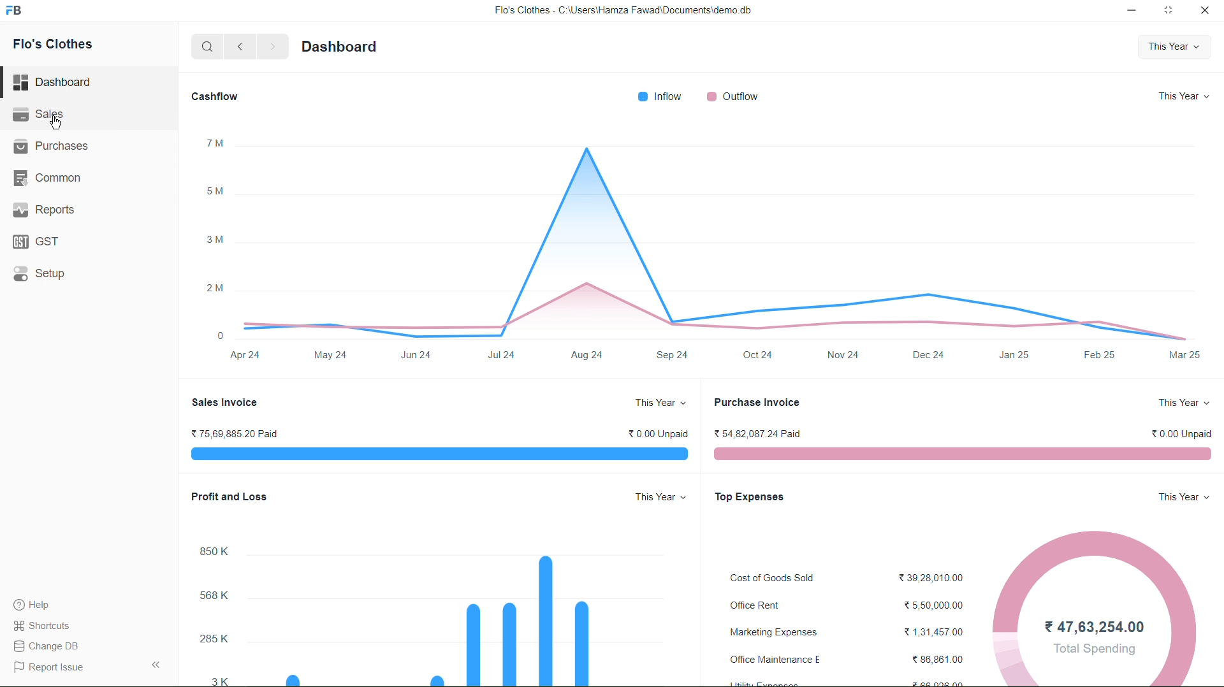 This screenshot has width=1224, height=687. Describe the element at coordinates (930, 659) in the screenshot. I see `Rs. 86,861.00` at that location.